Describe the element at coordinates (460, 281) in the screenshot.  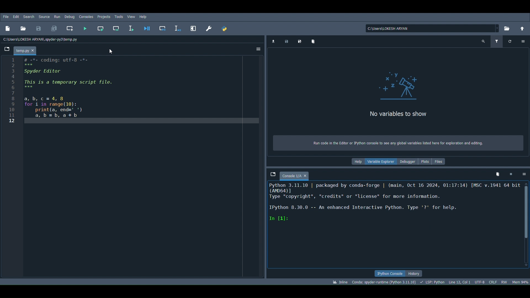
I see `Cursor position` at that location.